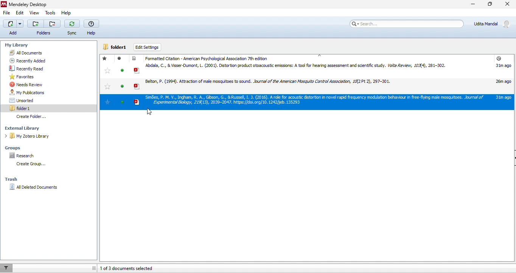 The image size is (516, 273). Describe the element at coordinates (65, 13) in the screenshot. I see `help` at that location.